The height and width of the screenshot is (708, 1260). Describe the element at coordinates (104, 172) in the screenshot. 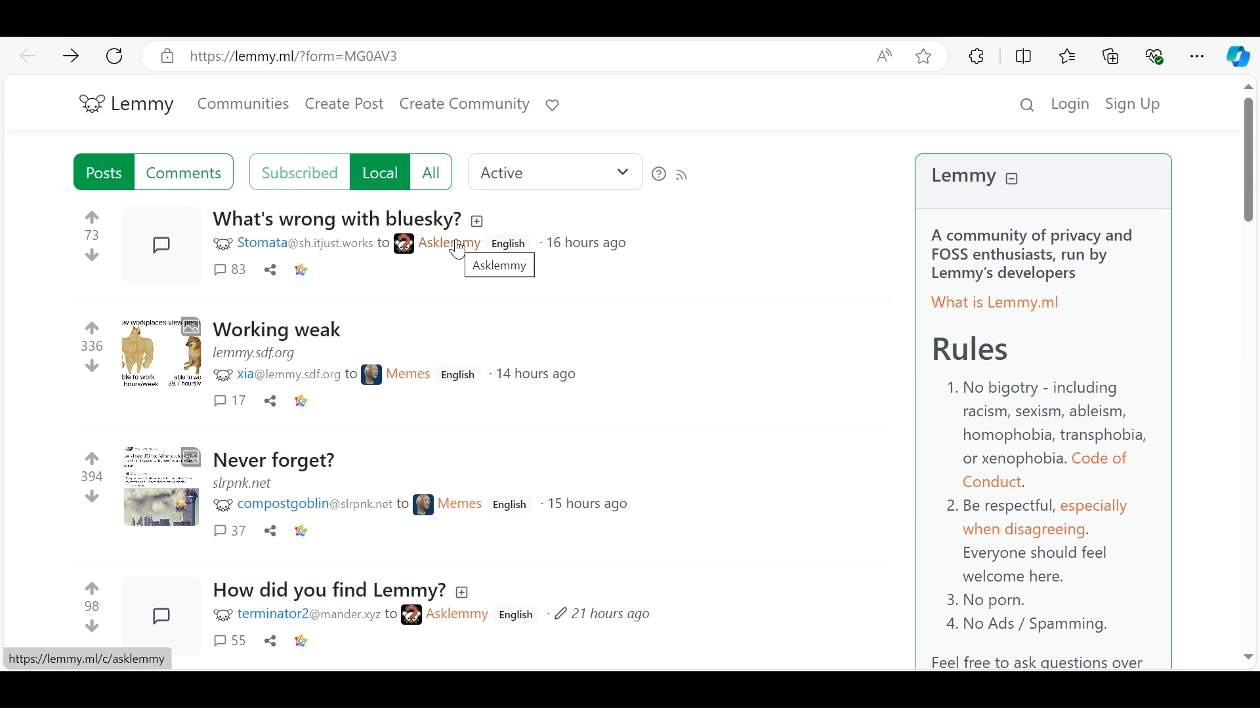

I see `Posts` at that location.